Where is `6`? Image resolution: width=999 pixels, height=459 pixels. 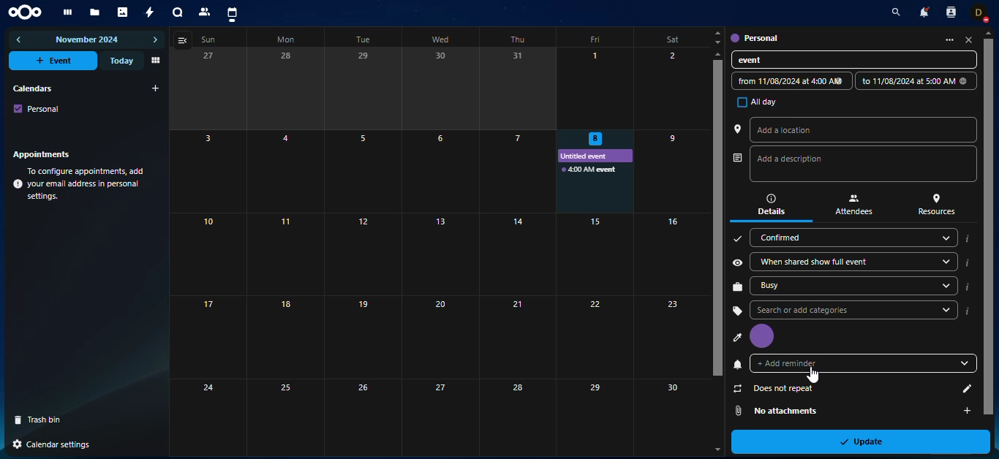
6 is located at coordinates (440, 170).